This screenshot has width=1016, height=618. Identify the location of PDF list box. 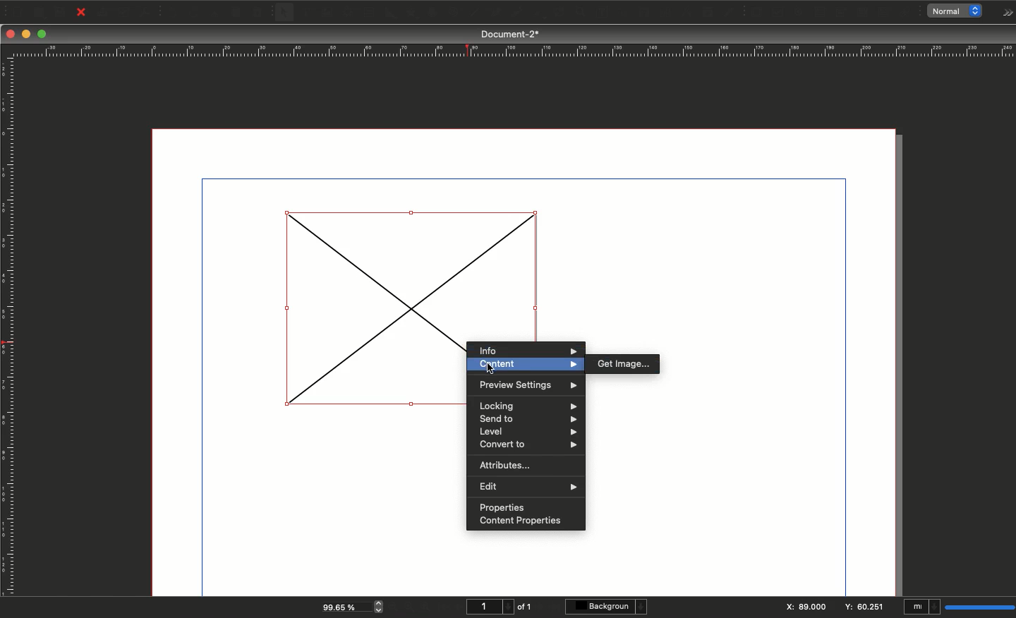
(863, 13).